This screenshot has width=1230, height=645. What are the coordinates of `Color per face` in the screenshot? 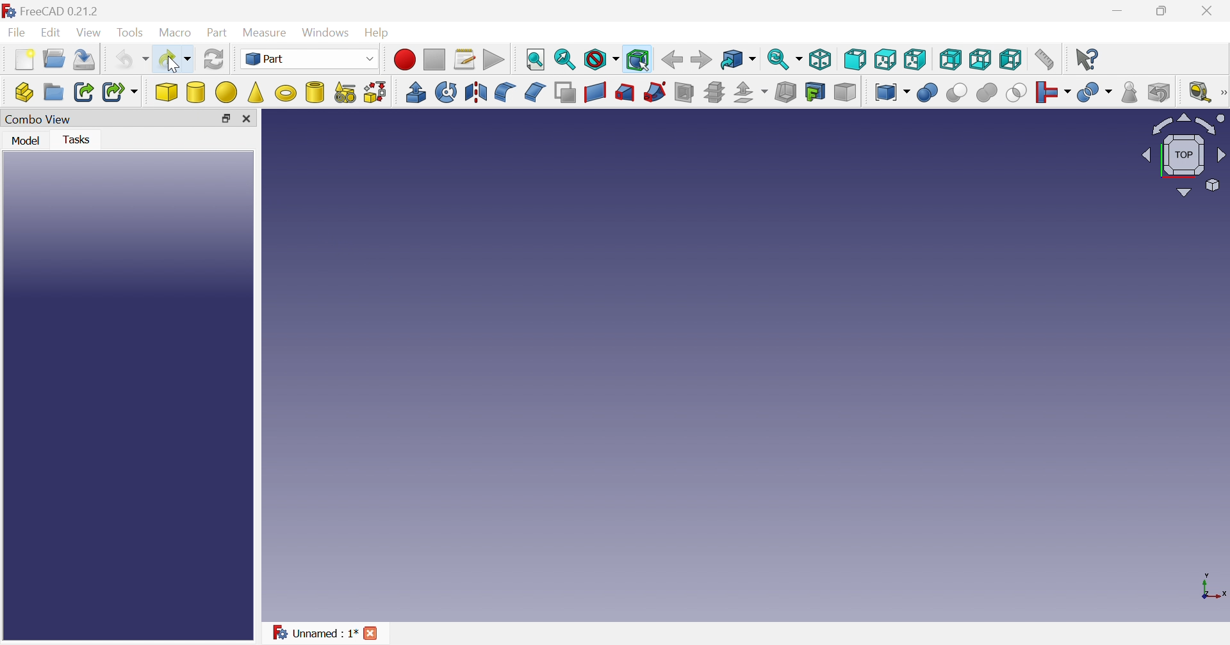 It's located at (844, 91).